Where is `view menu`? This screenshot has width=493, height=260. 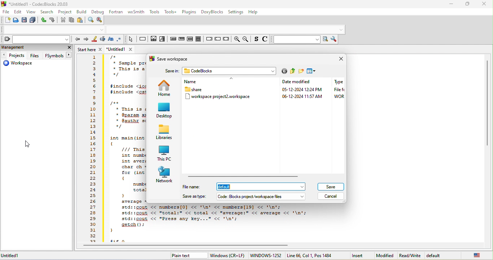 view menu is located at coordinates (312, 71).